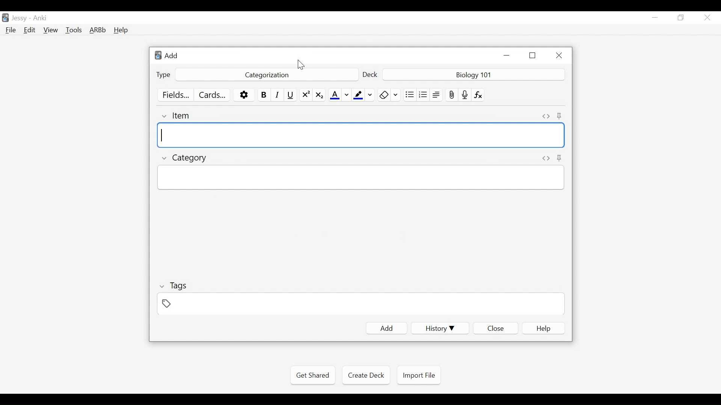 The image size is (721, 405). What do you see at coordinates (301, 64) in the screenshot?
I see `Cursor` at bounding box center [301, 64].